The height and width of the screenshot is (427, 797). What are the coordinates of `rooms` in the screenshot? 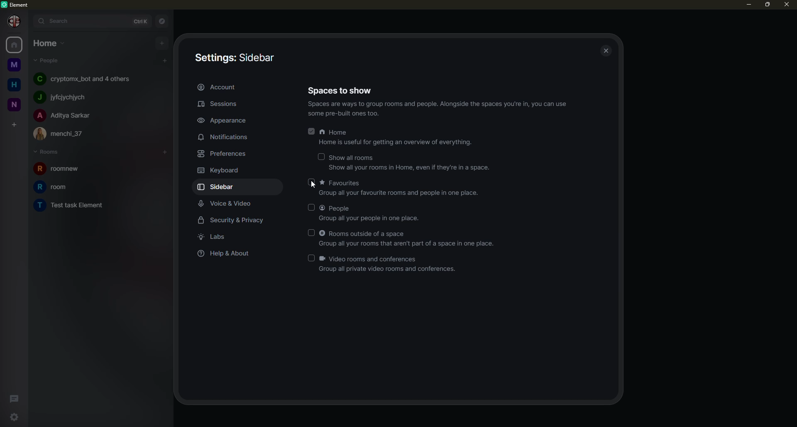 It's located at (48, 152).